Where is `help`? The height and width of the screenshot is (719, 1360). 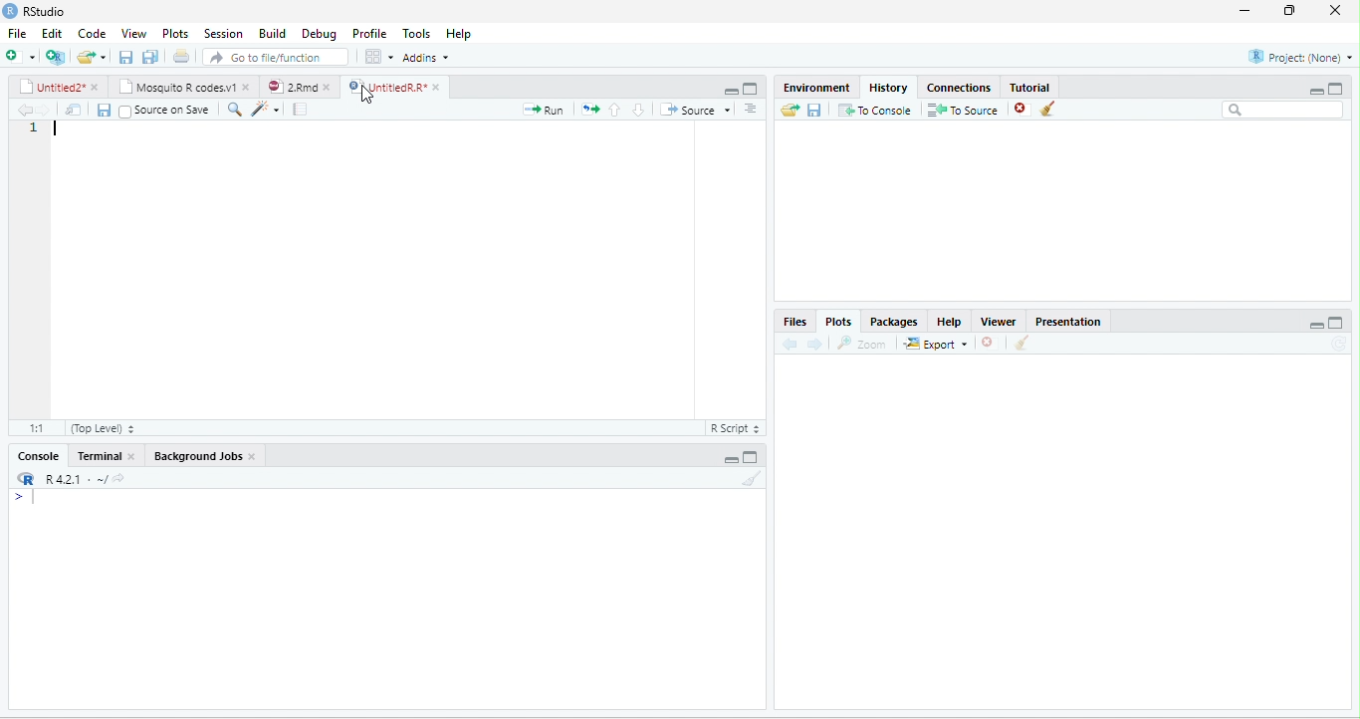
help is located at coordinates (947, 321).